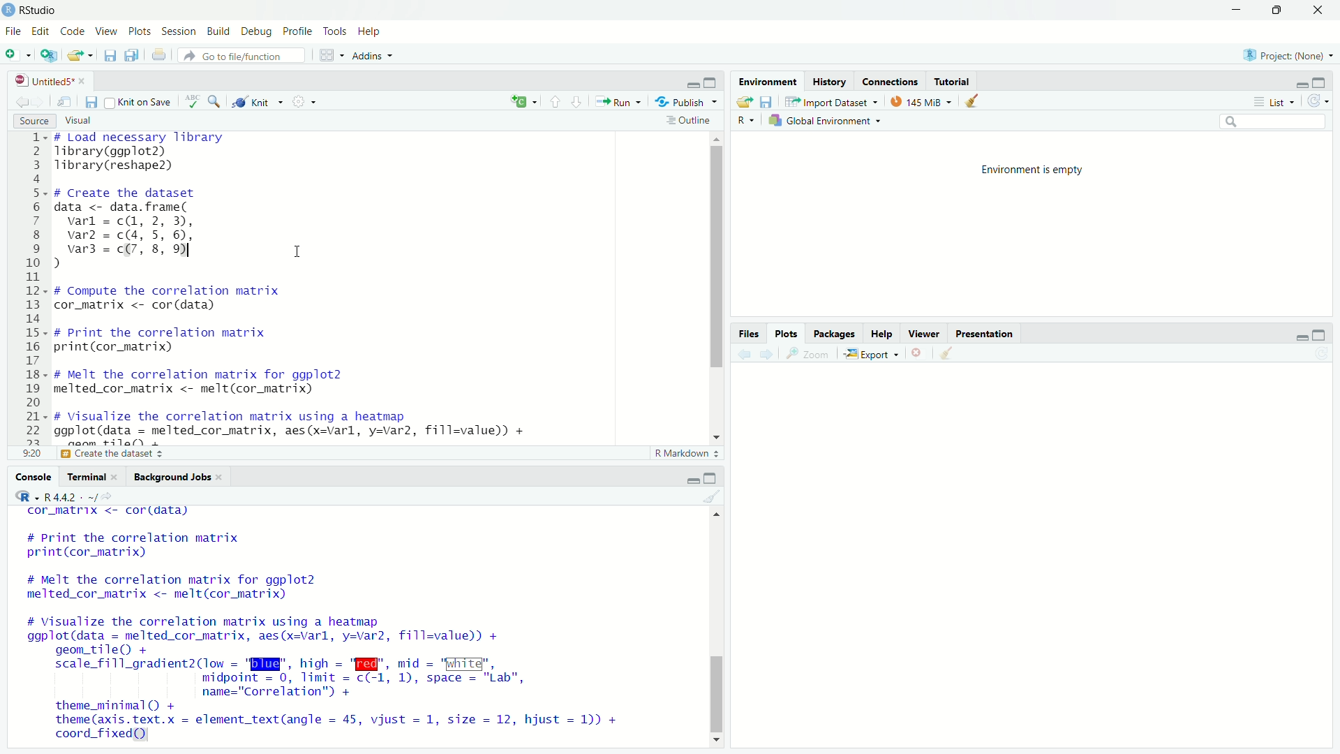  What do you see at coordinates (692, 121) in the screenshot?
I see `outline` at bounding box center [692, 121].